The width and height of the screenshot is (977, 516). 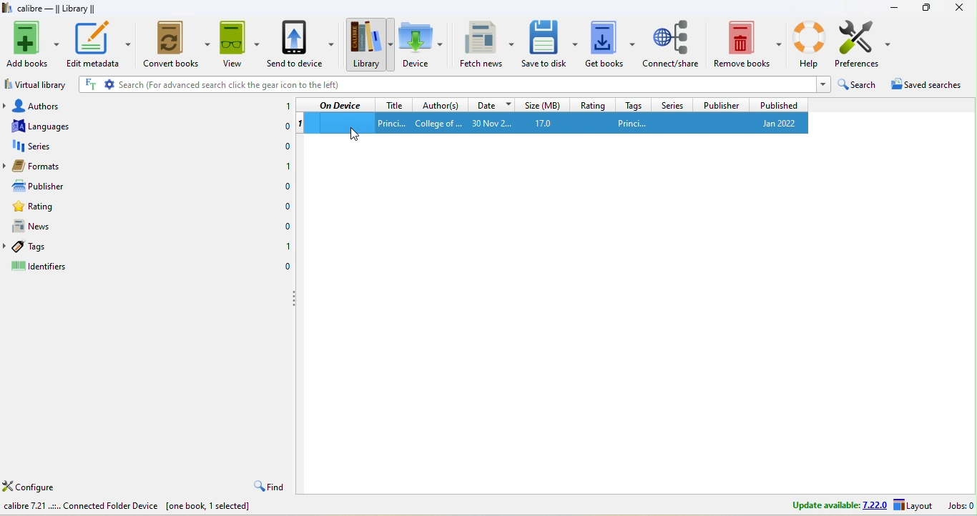 I want to click on princi, so click(x=660, y=122).